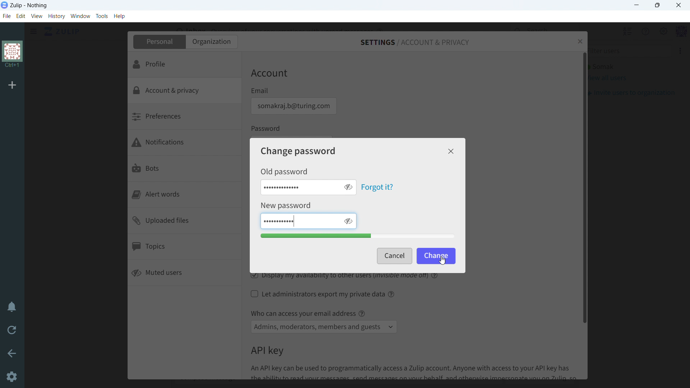 This screenshot has width=690, height=388. I want to click on API key, so click(267, 351).